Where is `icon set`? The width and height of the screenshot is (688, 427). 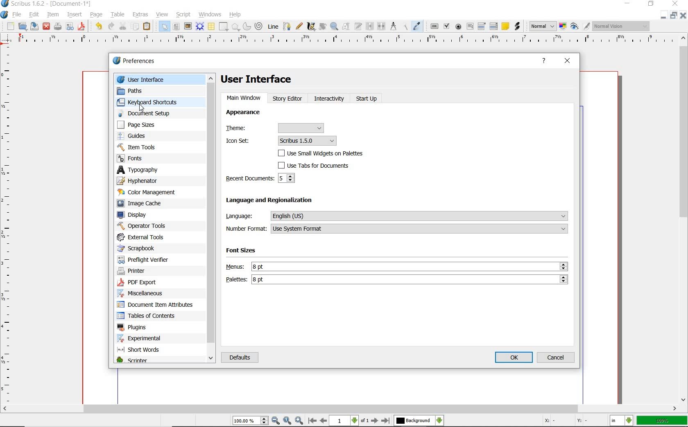
icon set is located at coordinates (281, 140).